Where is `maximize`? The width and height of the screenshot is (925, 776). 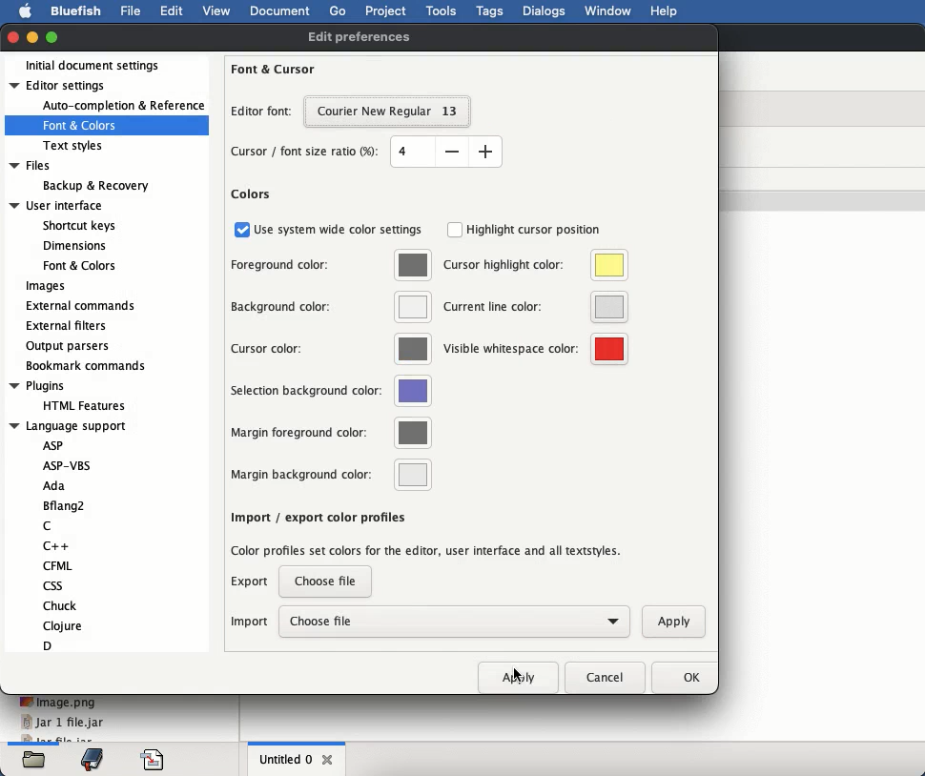 maximize is located at coordinates (53, 35).